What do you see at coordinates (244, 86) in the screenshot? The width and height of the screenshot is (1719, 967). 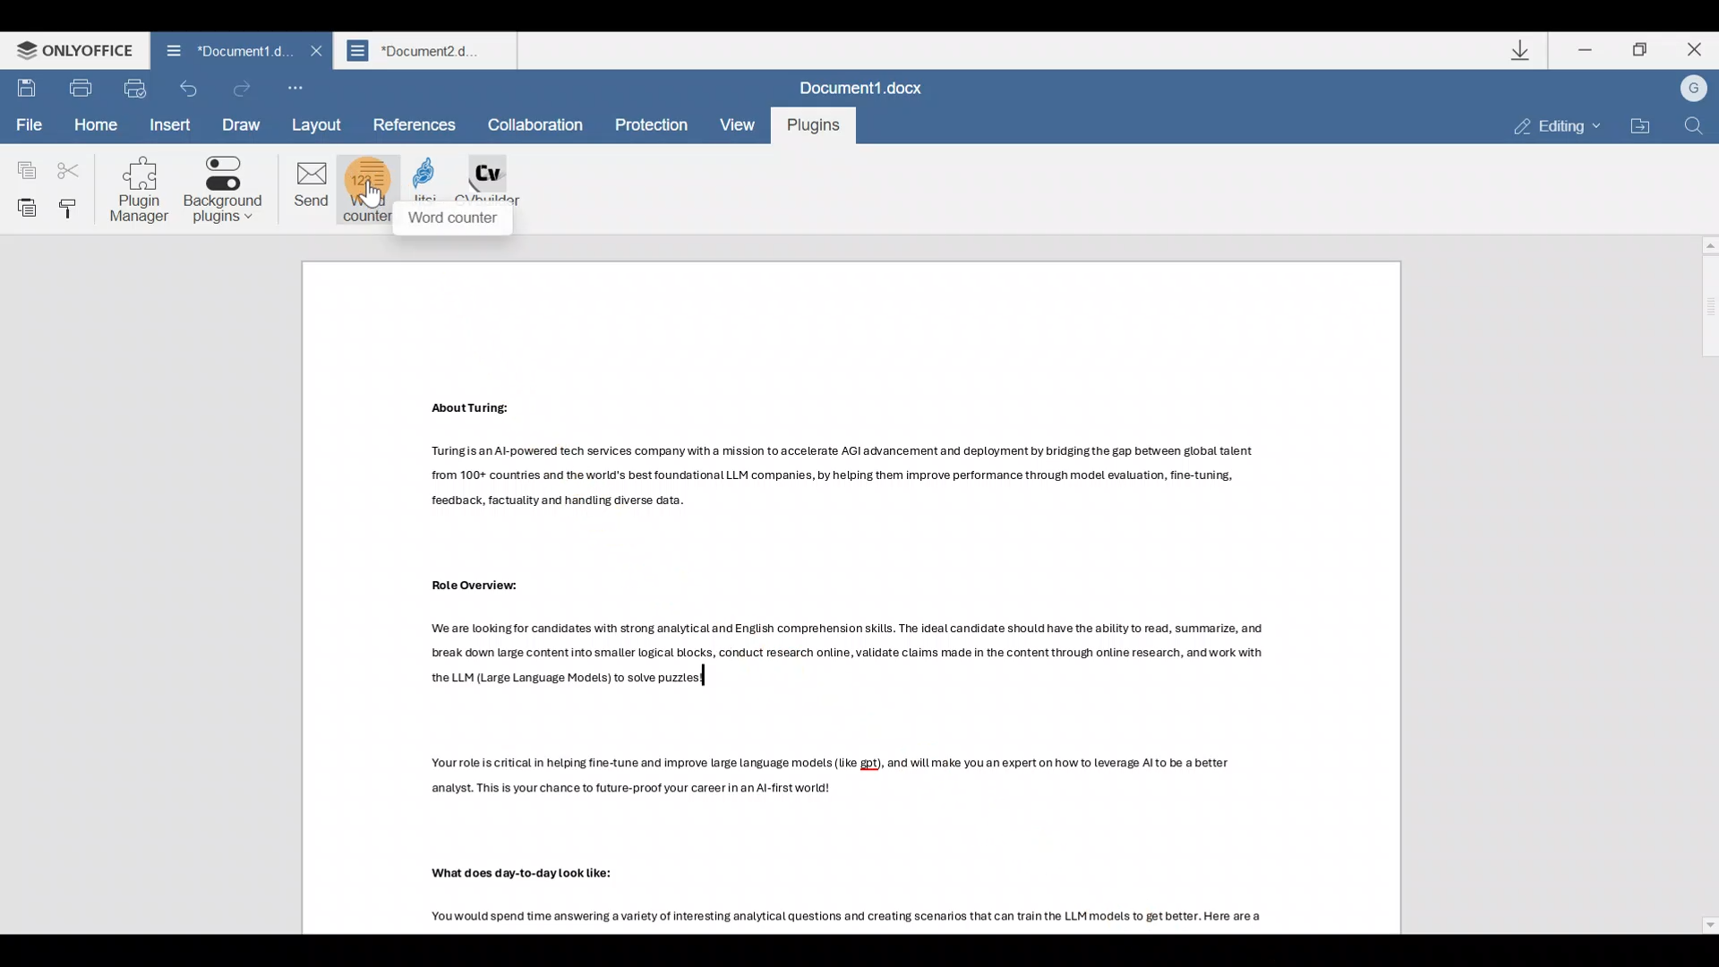 I see `Redo` at bounding box center [244, 86].